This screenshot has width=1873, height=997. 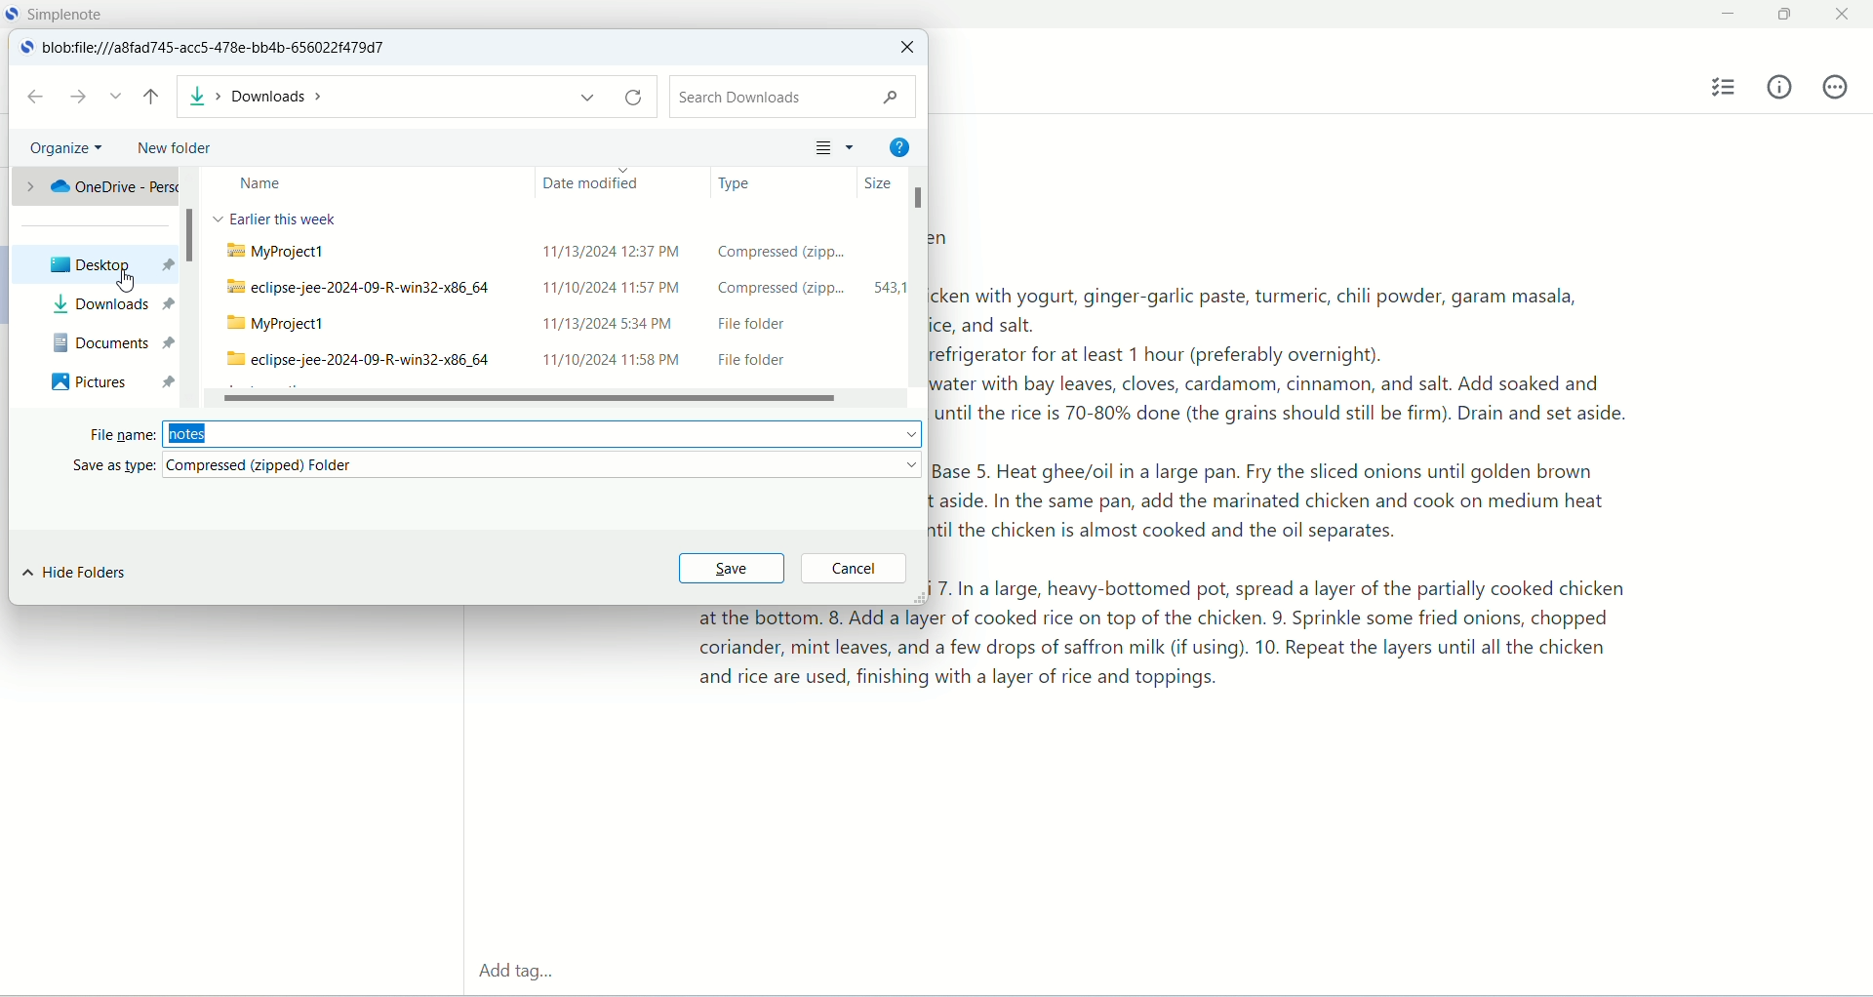 I want to click on location, so click(x=220, y=49).